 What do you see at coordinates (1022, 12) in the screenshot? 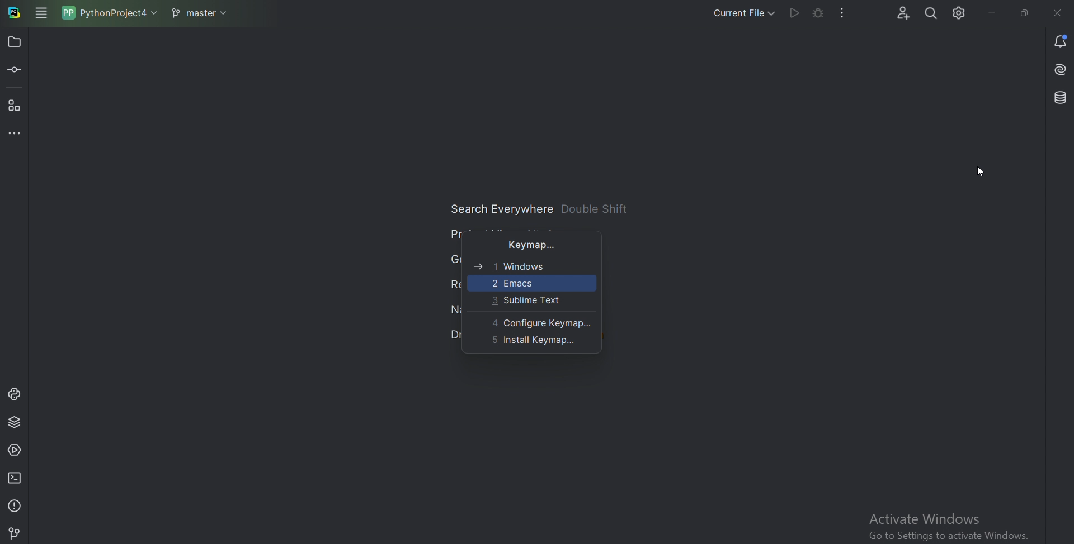
I see `Restore down` at bounding box center [1022, 12].